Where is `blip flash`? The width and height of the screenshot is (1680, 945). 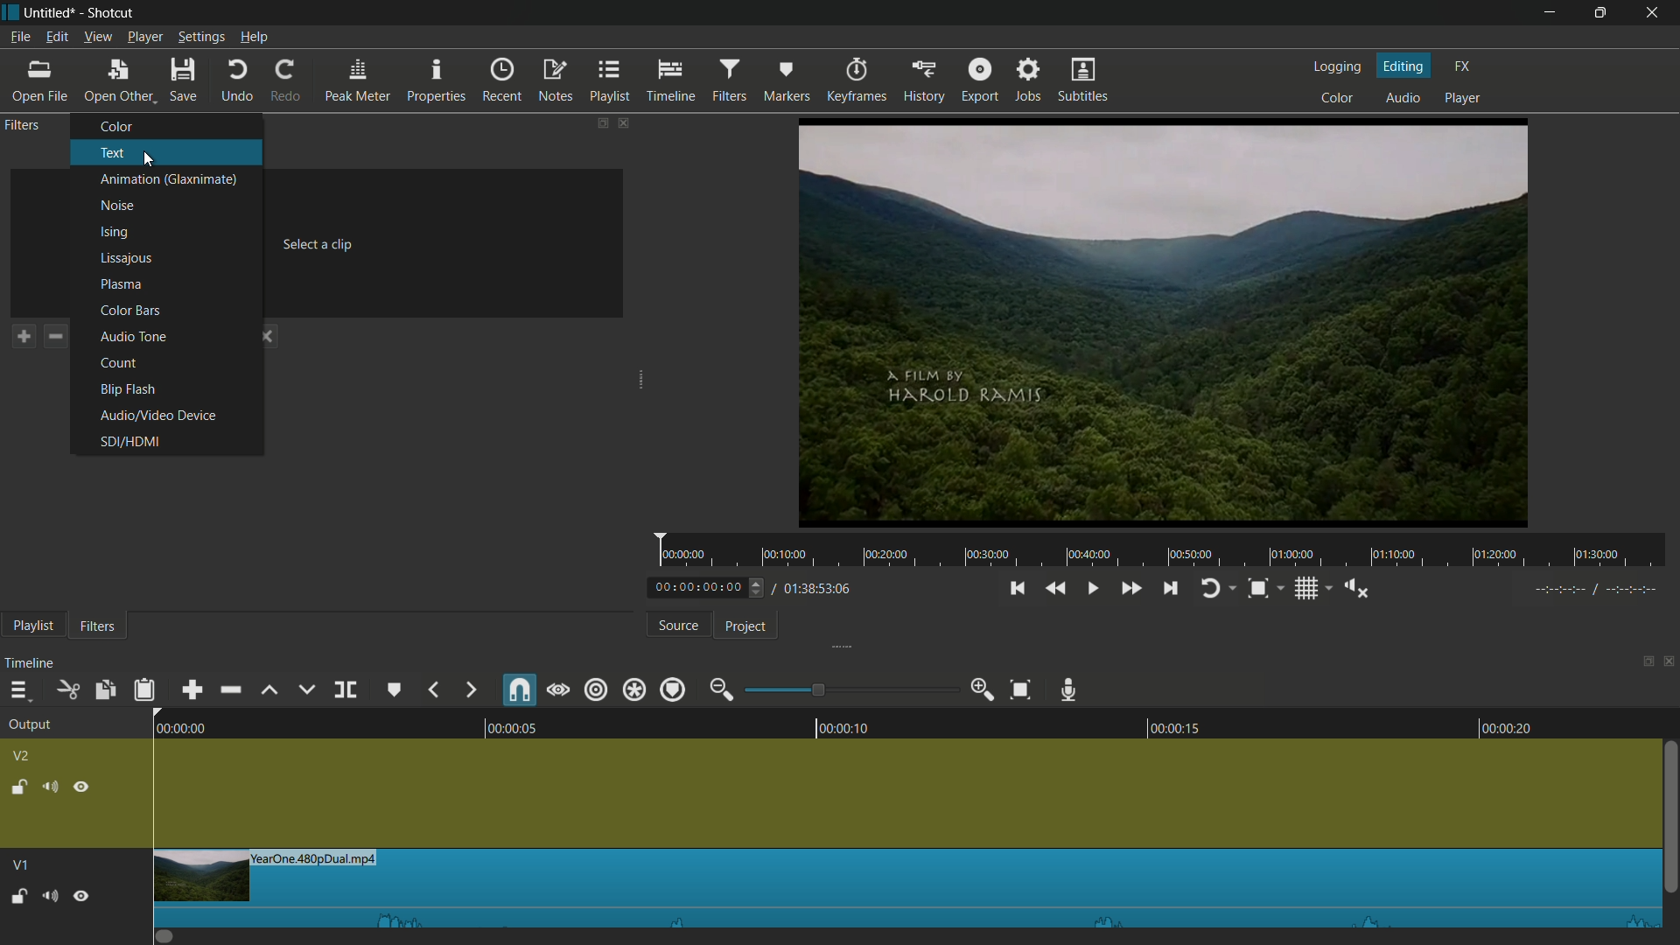
blip flash is located at coordinates (127, 391).